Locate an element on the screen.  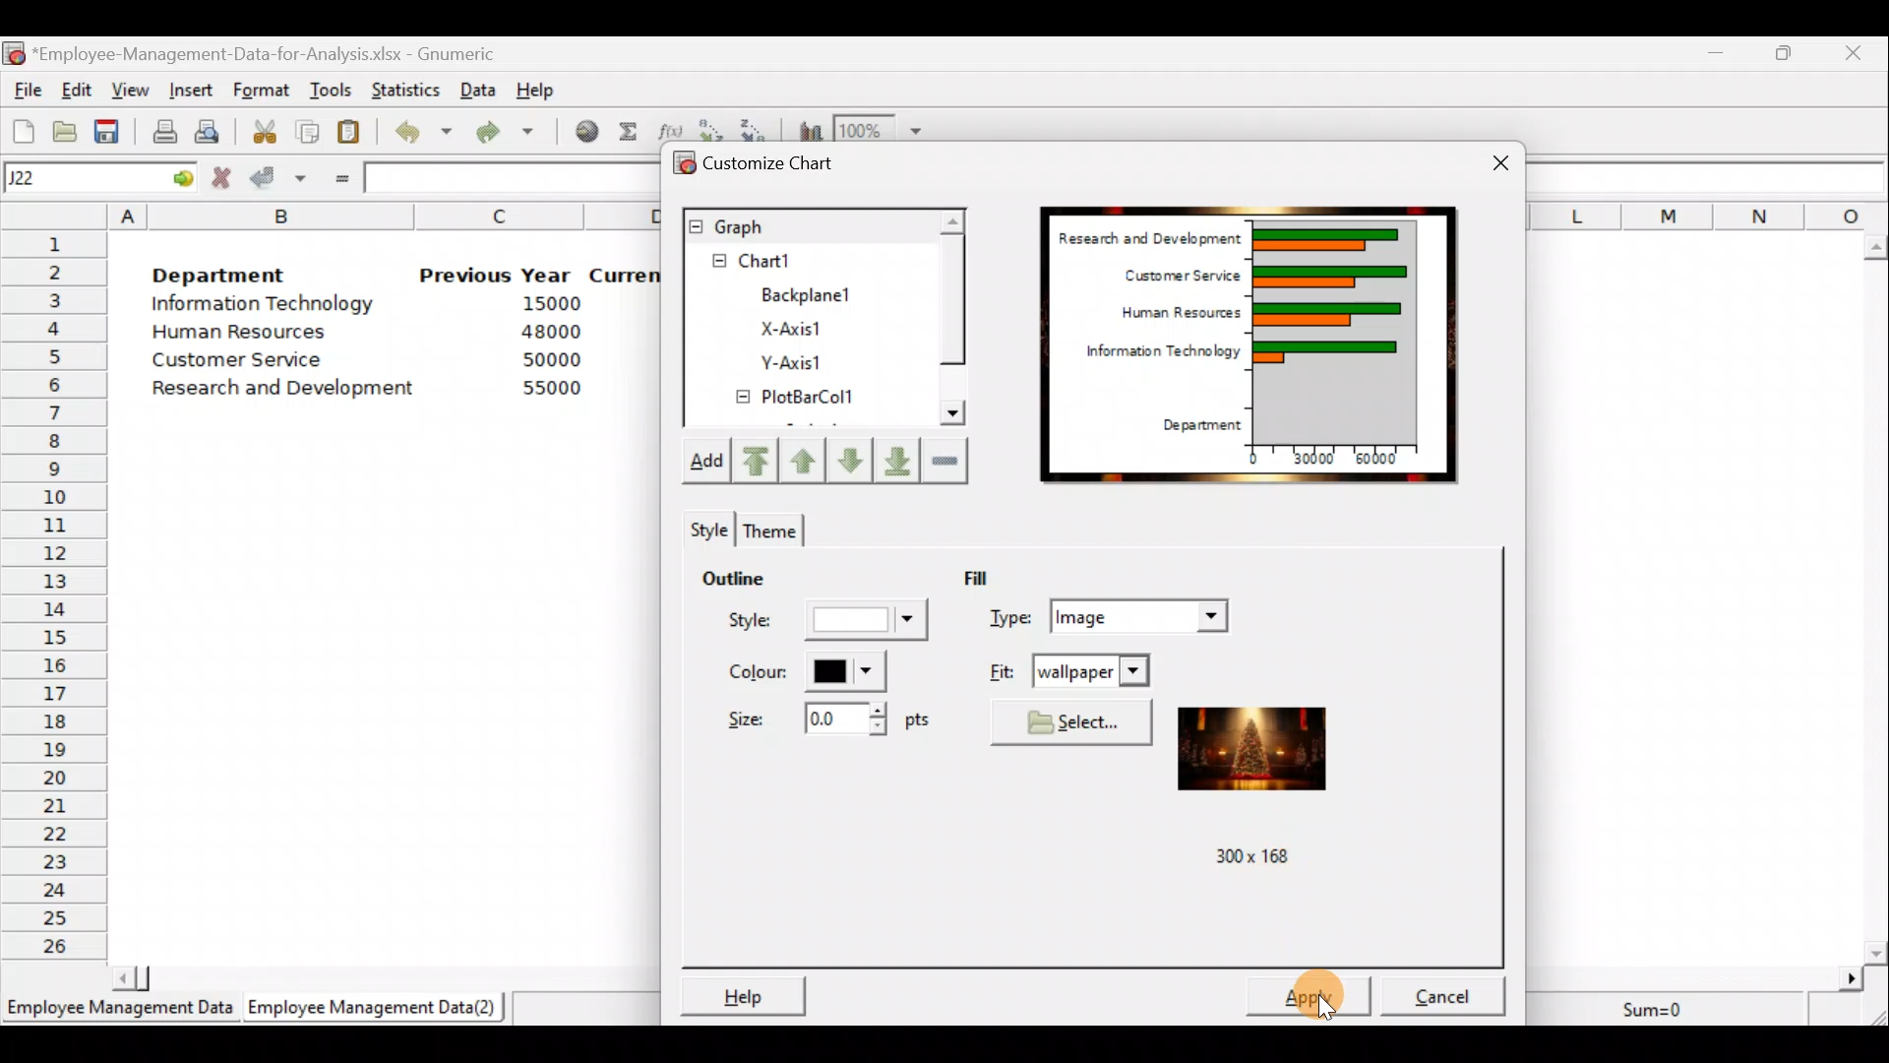
Outline is located at coordinates (762, 582).